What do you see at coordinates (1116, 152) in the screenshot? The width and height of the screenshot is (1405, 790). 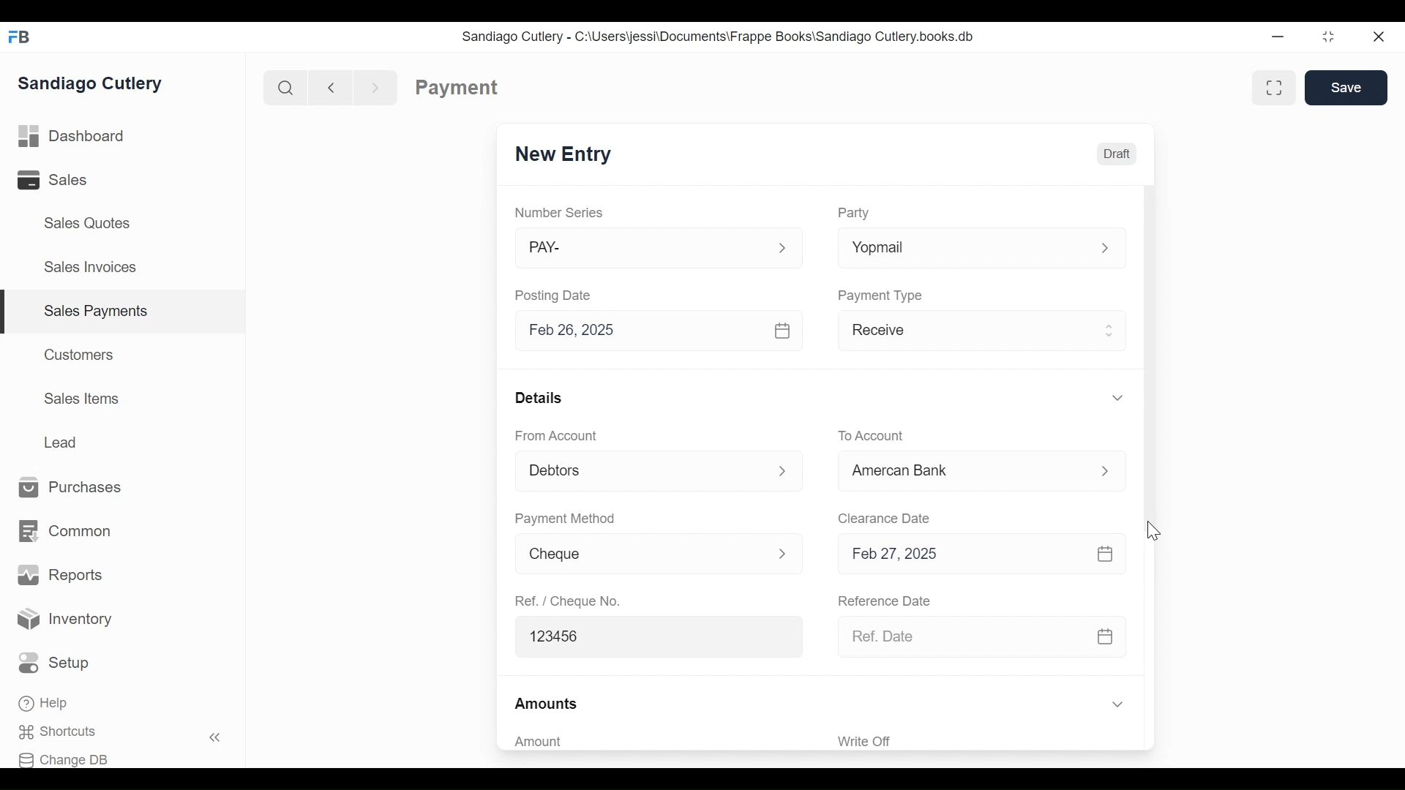 I see `Draft` at bounding box center [1116, 152].